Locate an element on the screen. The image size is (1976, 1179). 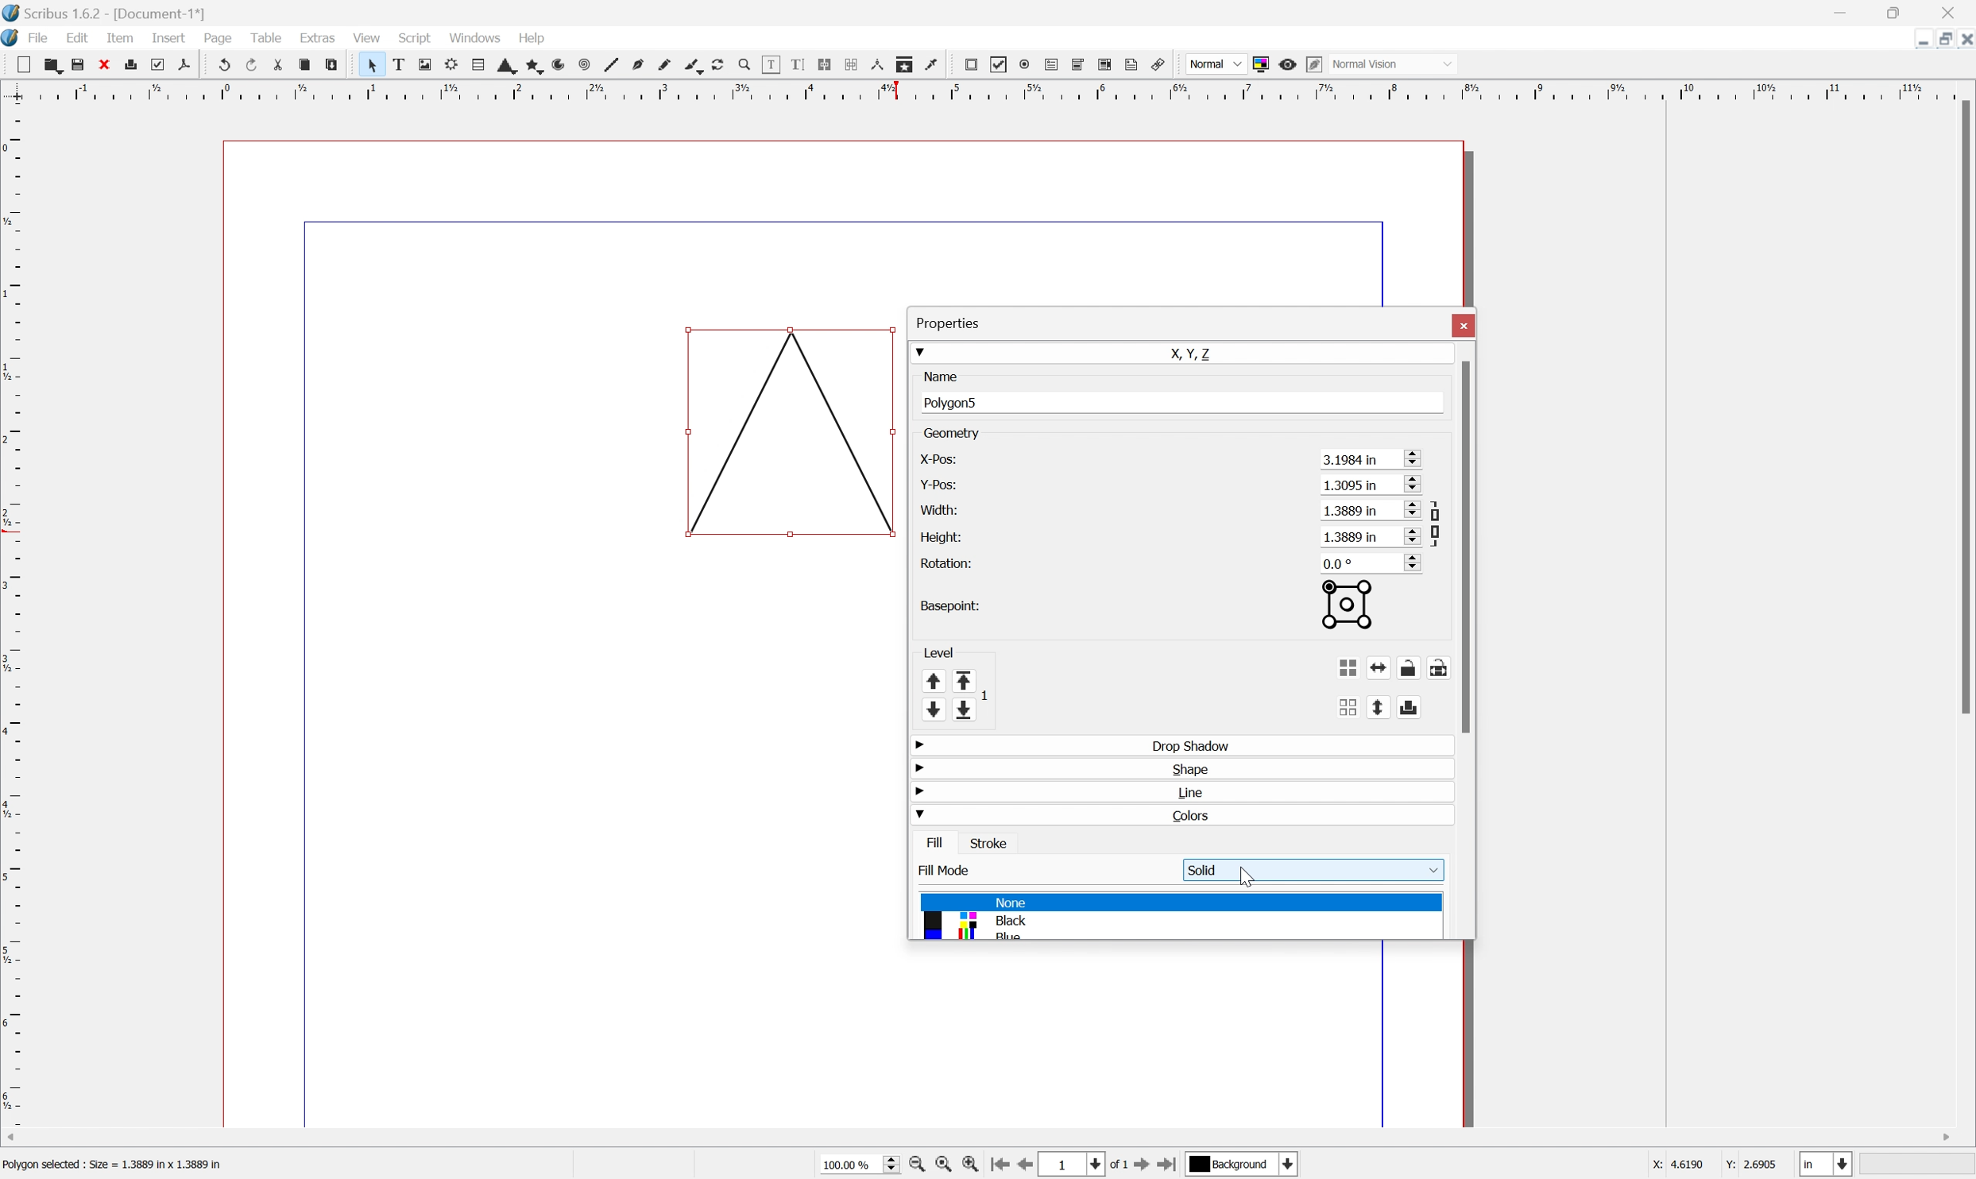
X: 3.2063 is located at coordinates (1673, 1165).